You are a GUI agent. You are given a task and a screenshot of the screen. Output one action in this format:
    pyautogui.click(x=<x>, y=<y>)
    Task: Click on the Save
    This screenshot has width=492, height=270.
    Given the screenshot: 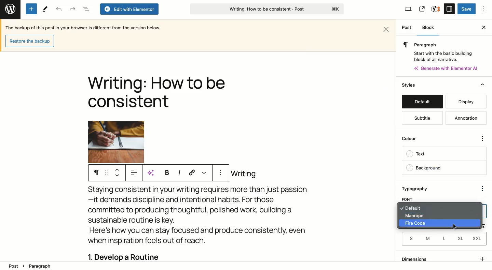 What is the action you would take?
    pyautogui.click(x=466, y=9)
    